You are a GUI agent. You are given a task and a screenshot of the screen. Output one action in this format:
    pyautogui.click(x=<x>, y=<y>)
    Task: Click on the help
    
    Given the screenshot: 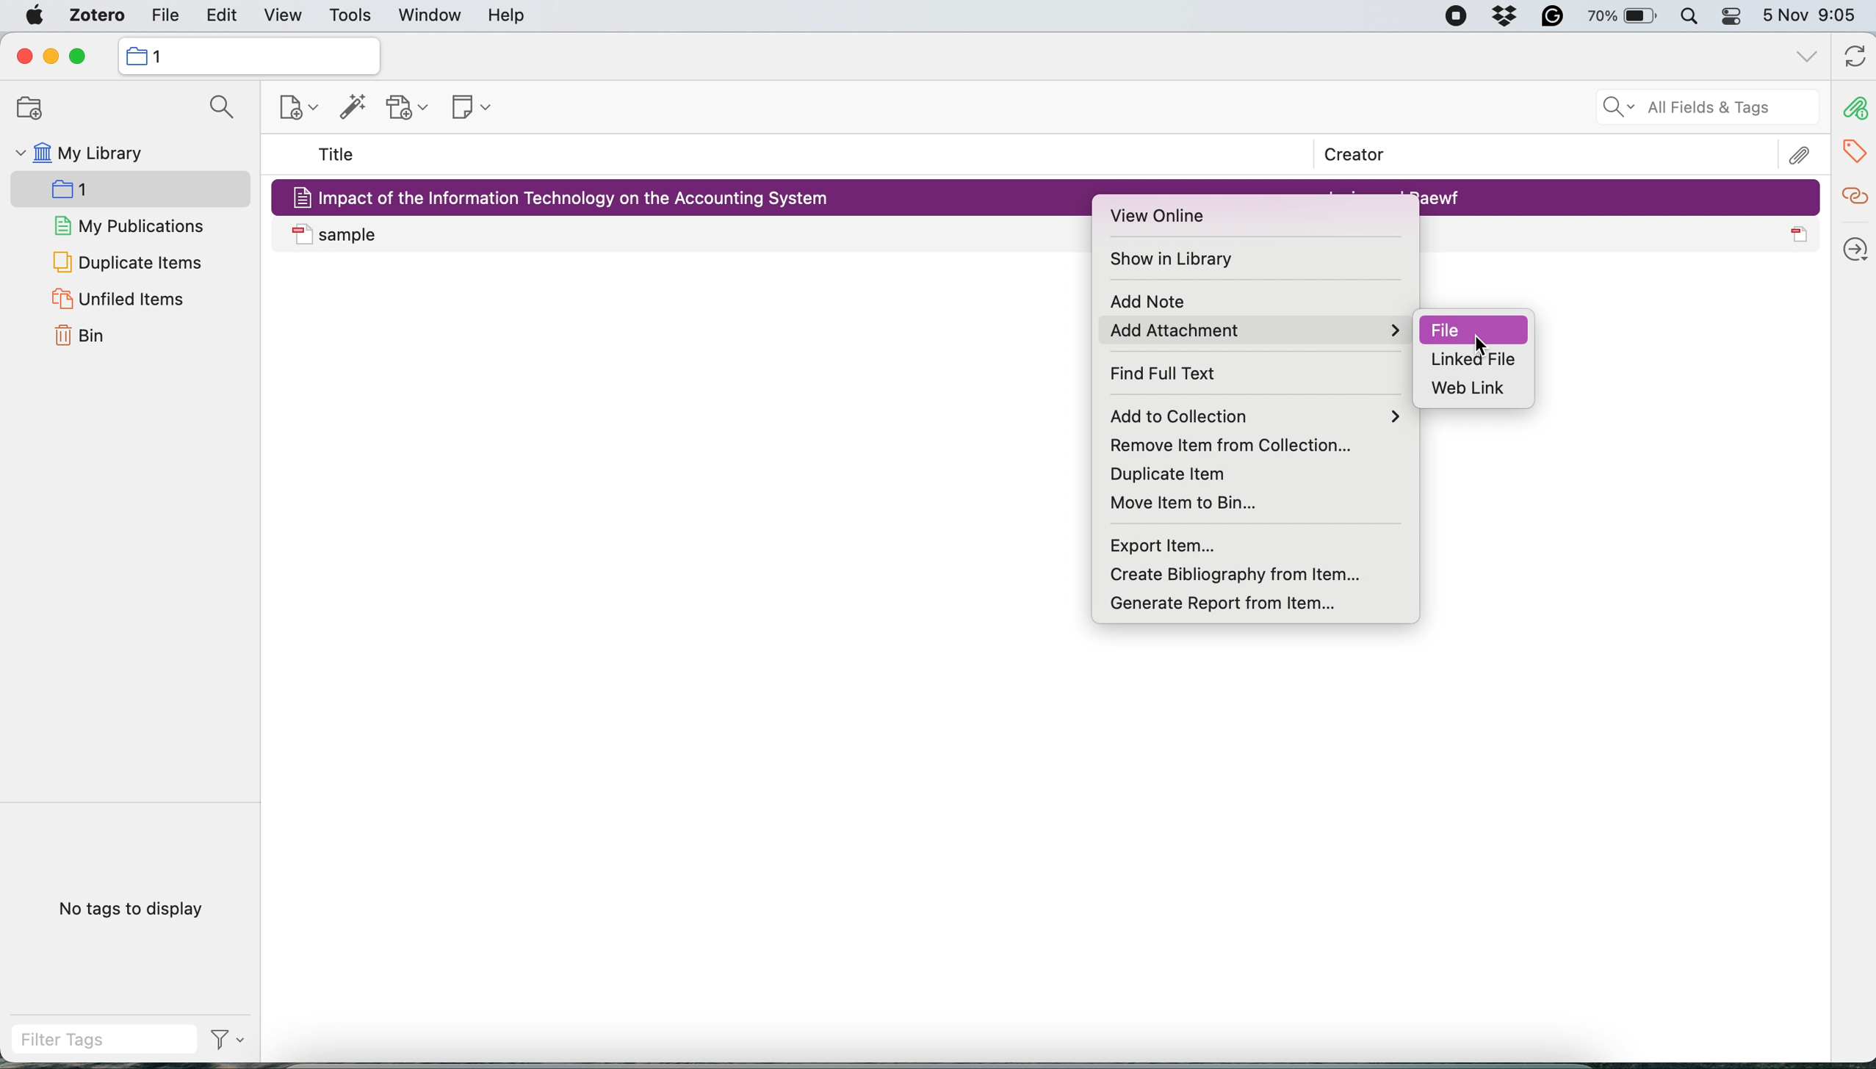 What is the action you would take?
    pyautogui.click(x=506, y=16)
    